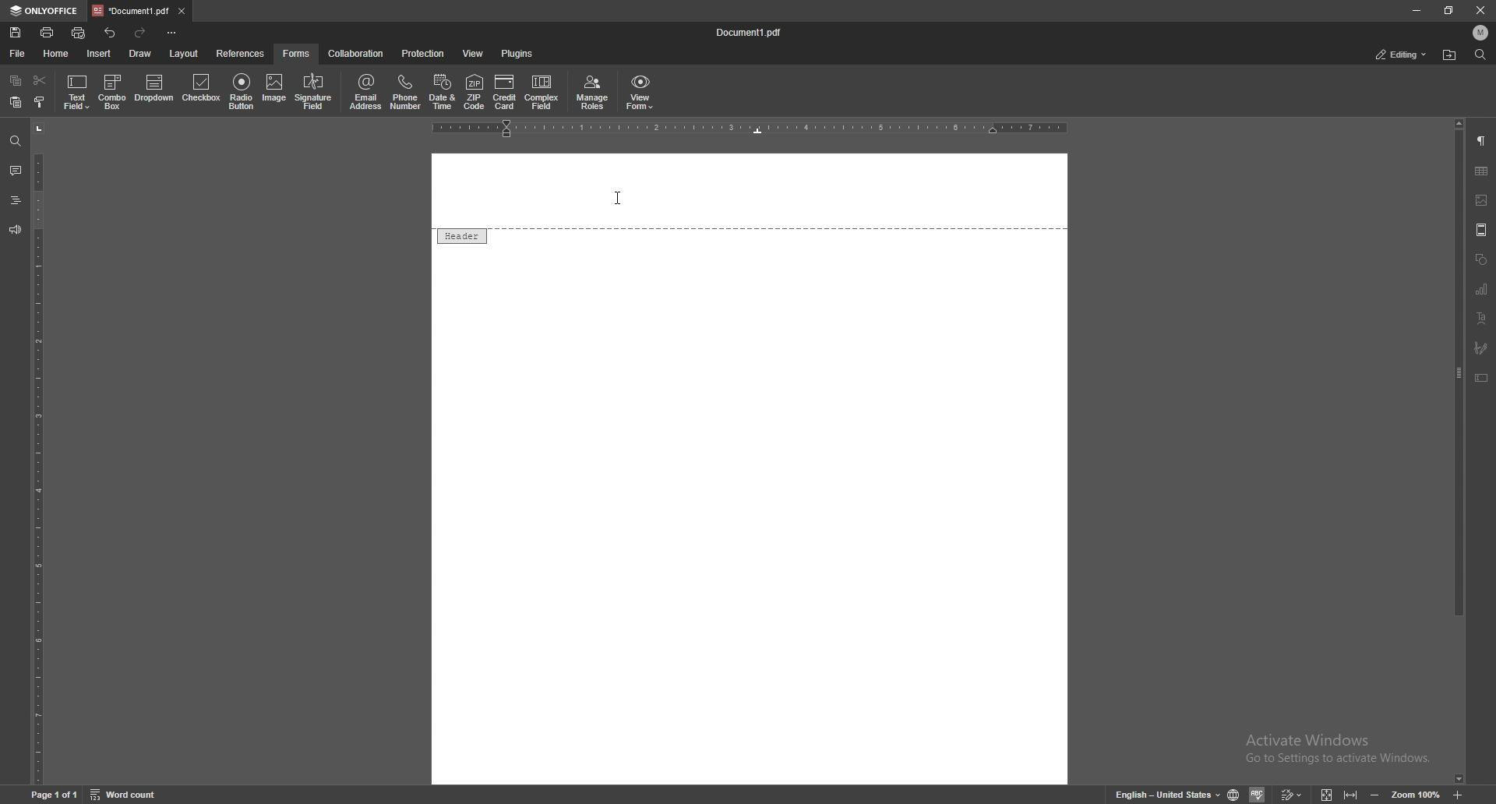  Describe the element at coordinates (640, 92) in the screenshot. I see `view form` at that location.